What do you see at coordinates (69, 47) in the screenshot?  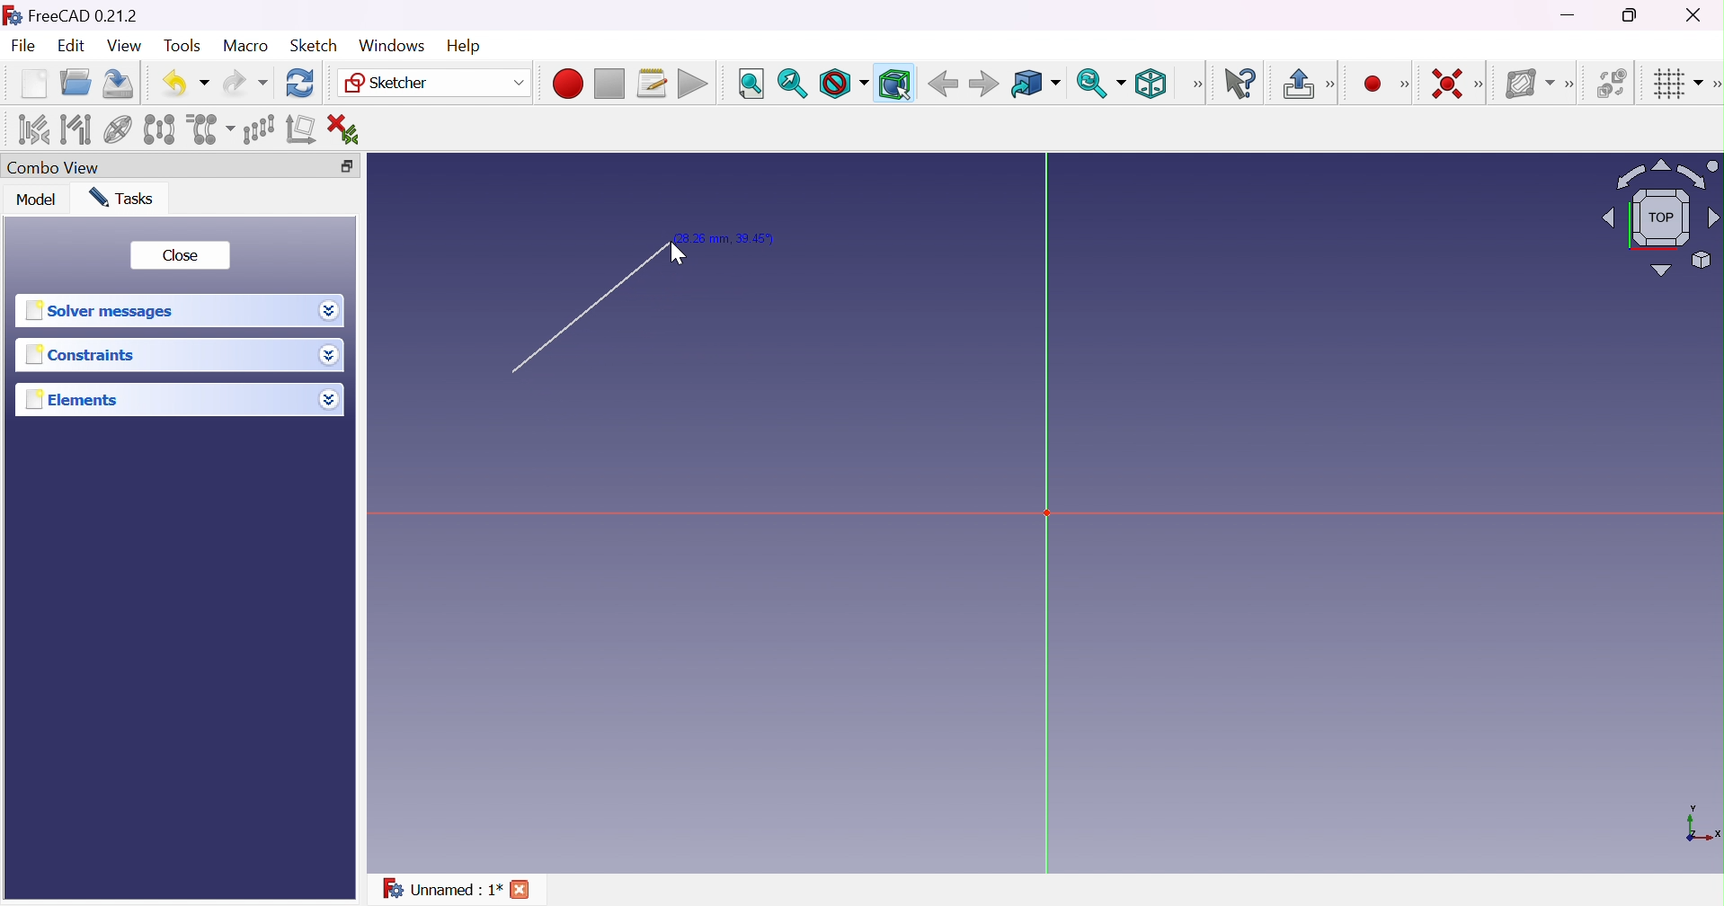 I see `Edit` at bounding box center [69, 47].